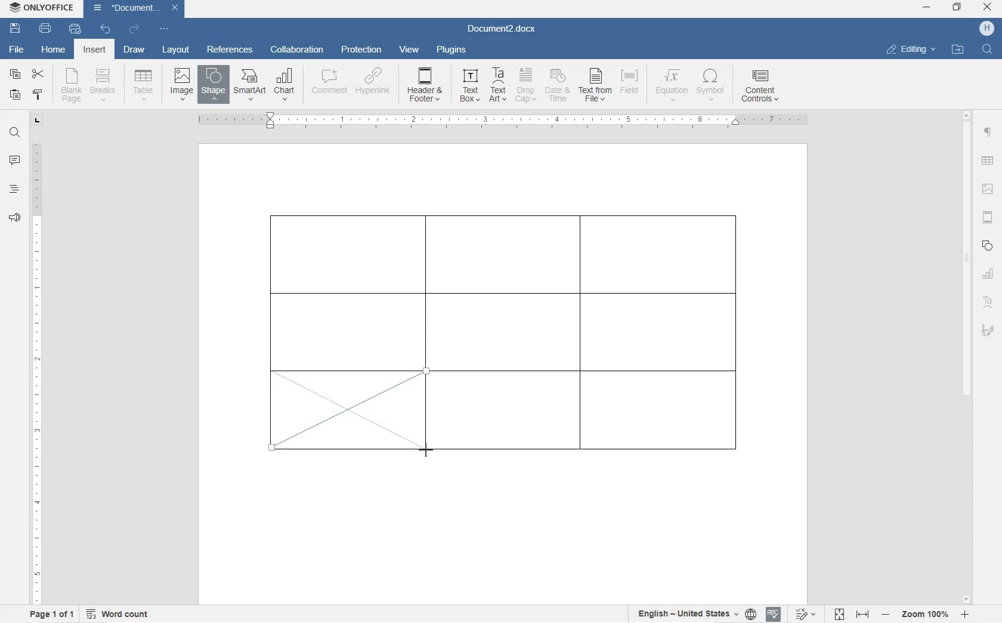 This screenshot has width=1002, height=623. Describe the element at coordinates (15, 161) in the screenshot. I see `comment` at that location.